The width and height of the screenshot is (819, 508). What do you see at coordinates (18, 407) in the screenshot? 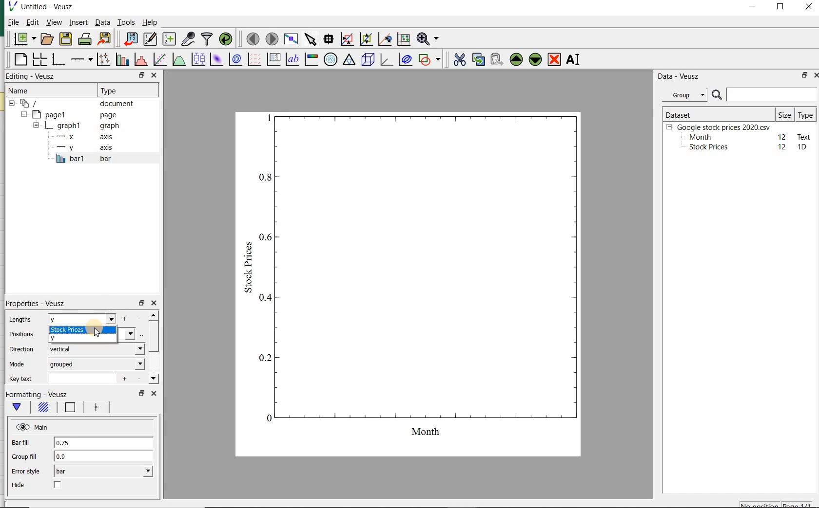
I see `main formatting` at bounding box center [18, 407].